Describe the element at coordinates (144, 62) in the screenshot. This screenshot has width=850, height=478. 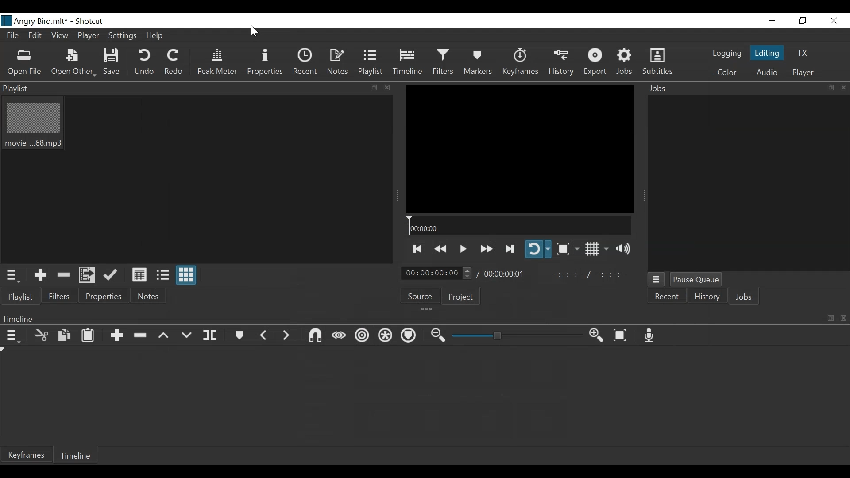
I see `Undo` at that location.